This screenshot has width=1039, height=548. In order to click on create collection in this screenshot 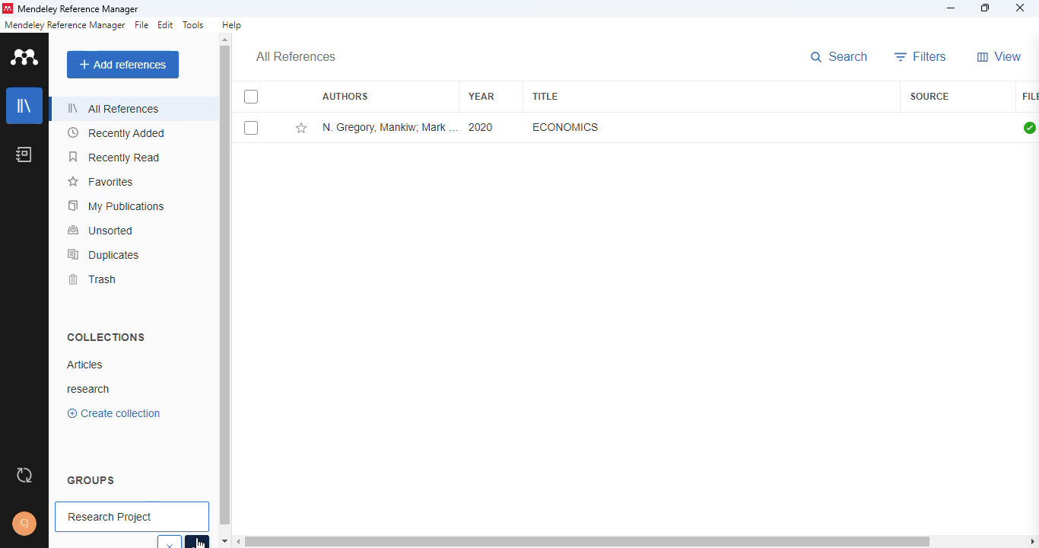, I will do `click(115, 413)`.